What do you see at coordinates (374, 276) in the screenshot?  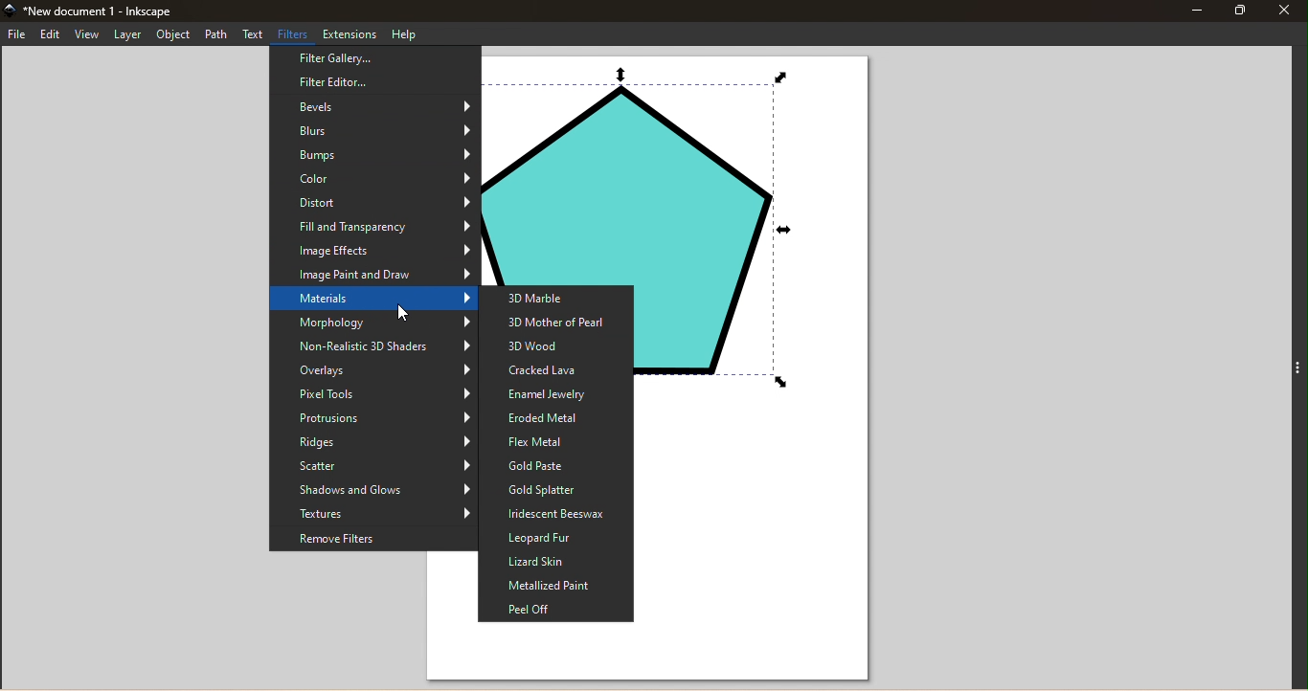 I see `Image Paint and Draw` at bounding box center [374, 276].